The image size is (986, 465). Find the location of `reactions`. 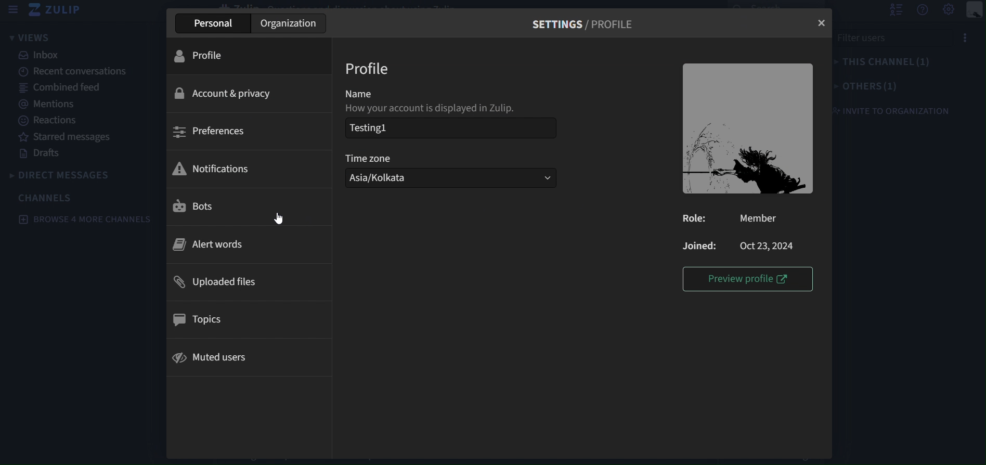

reactions is located at coordinates (77, 121).